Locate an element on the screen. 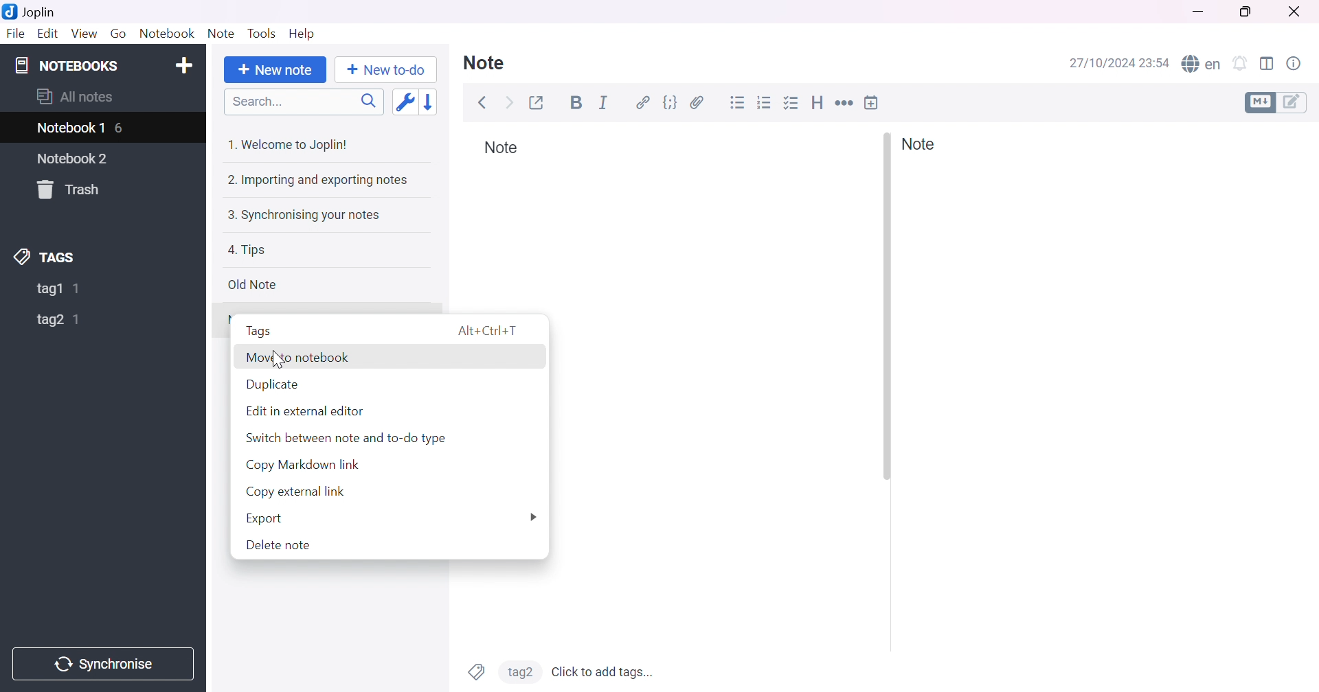 This screenshot has height=692, width=1319. Heading is located at coordinates (819, 103).